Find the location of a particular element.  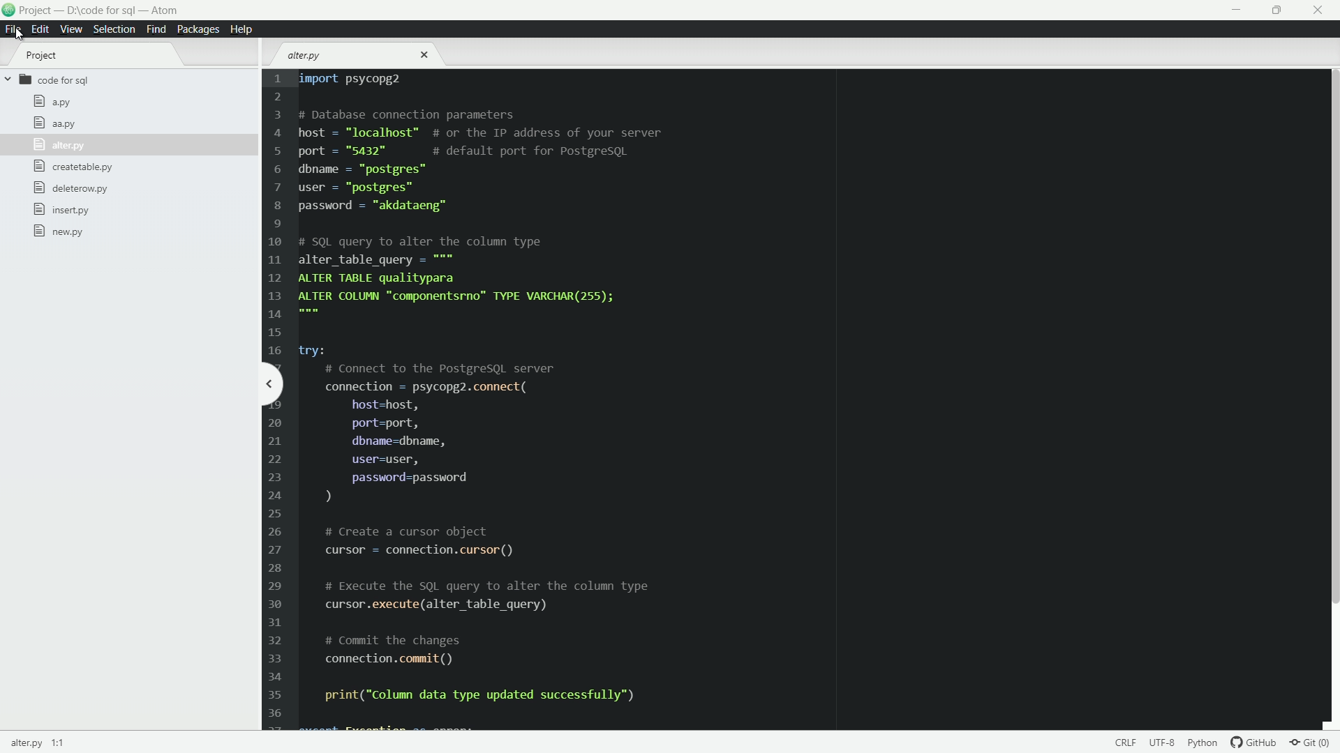

maximize or restore is located at coordinates (1279, 10).